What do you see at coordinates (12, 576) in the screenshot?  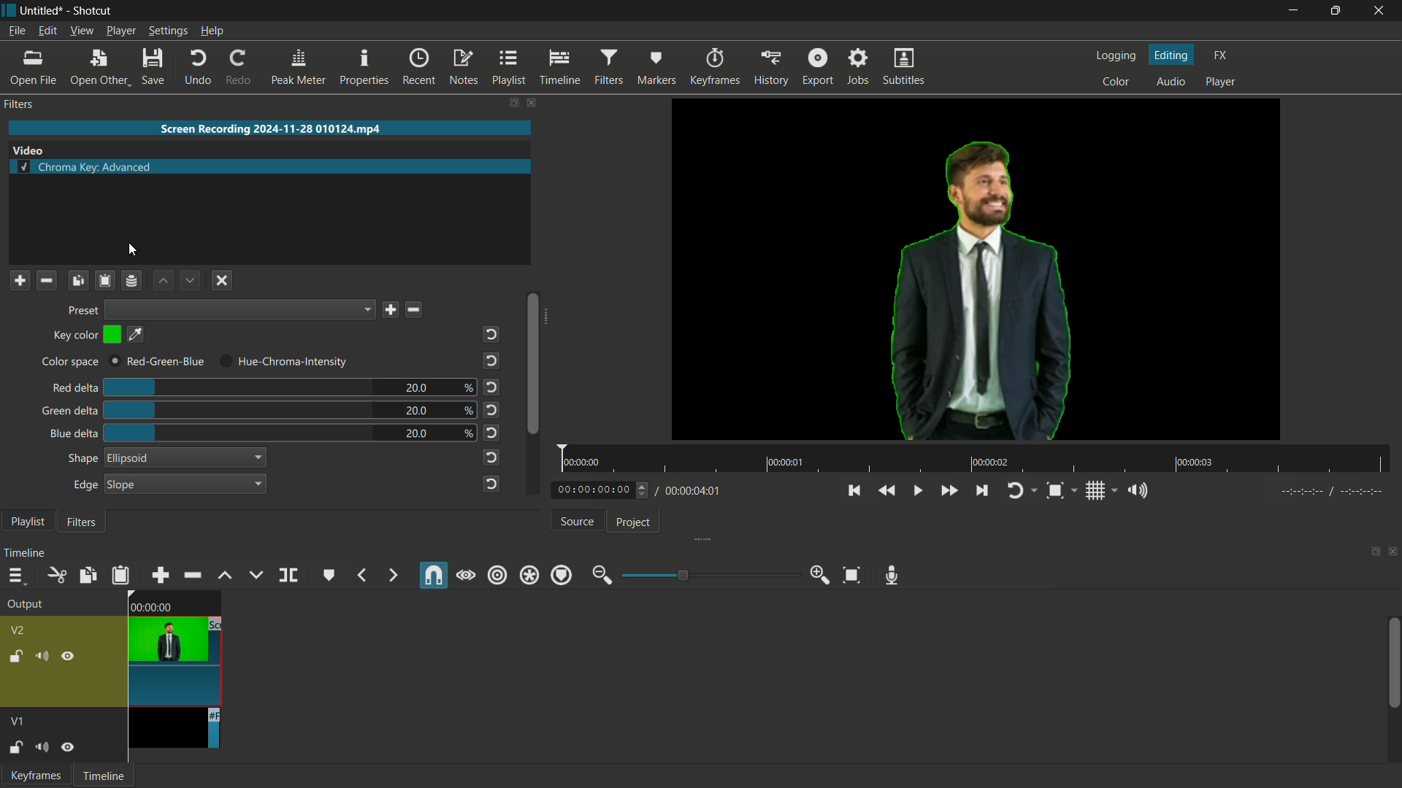 I see `timeline menu` at bounding box center [12, 576].